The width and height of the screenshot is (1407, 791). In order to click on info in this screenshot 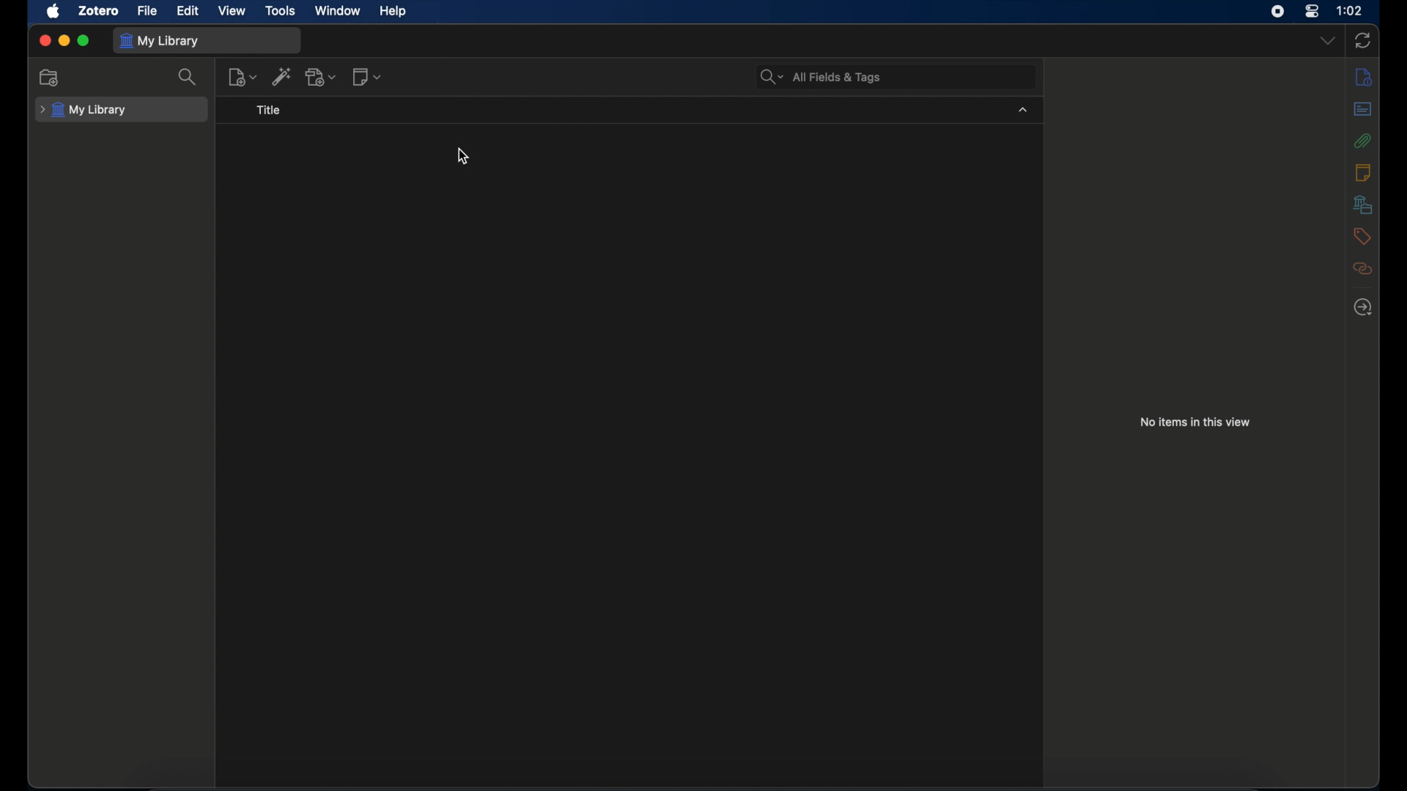, I will do `click(1364, 78)`.